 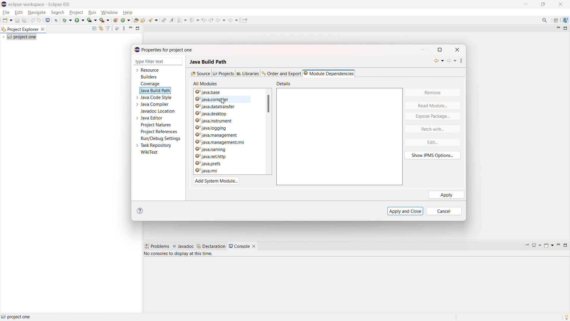 I want to click on source, so click(x=200, y=73).